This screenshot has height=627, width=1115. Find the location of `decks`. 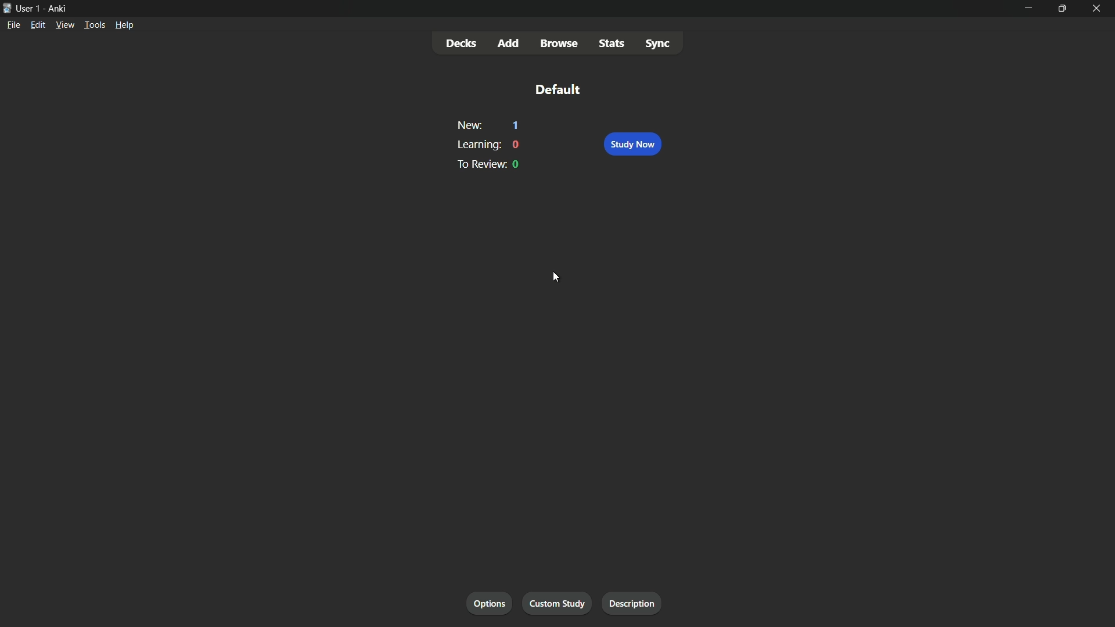

decks is located at coordinates (461, 44).